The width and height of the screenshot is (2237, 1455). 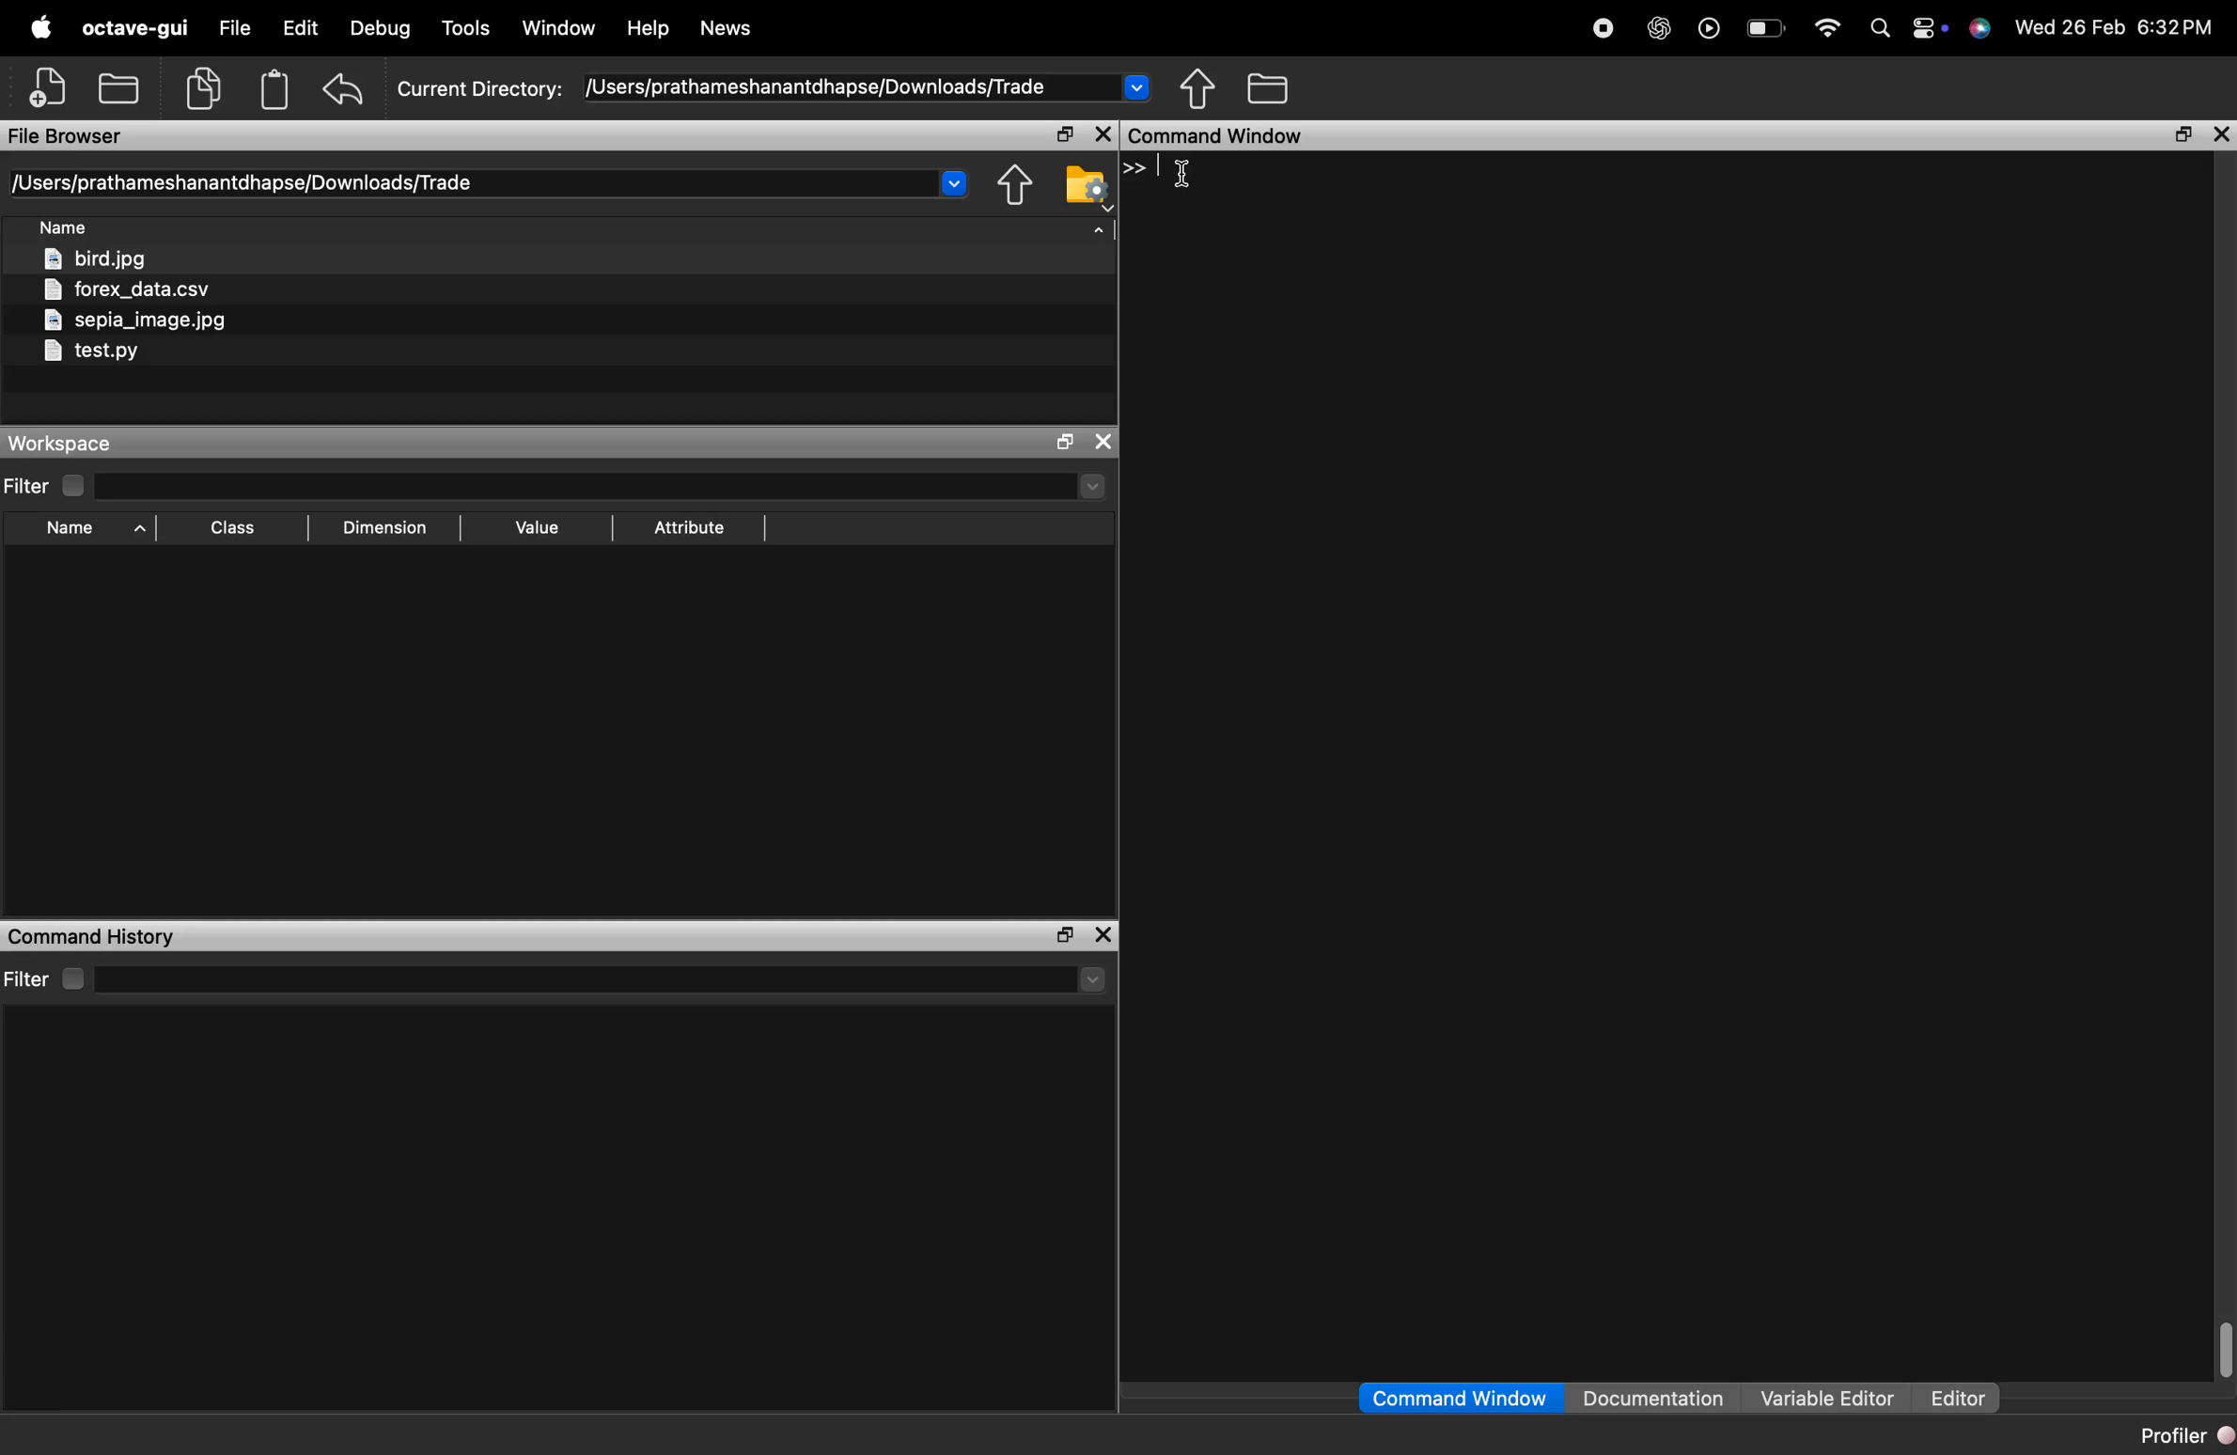 I want to click on close, so click(x=2220, y=134).